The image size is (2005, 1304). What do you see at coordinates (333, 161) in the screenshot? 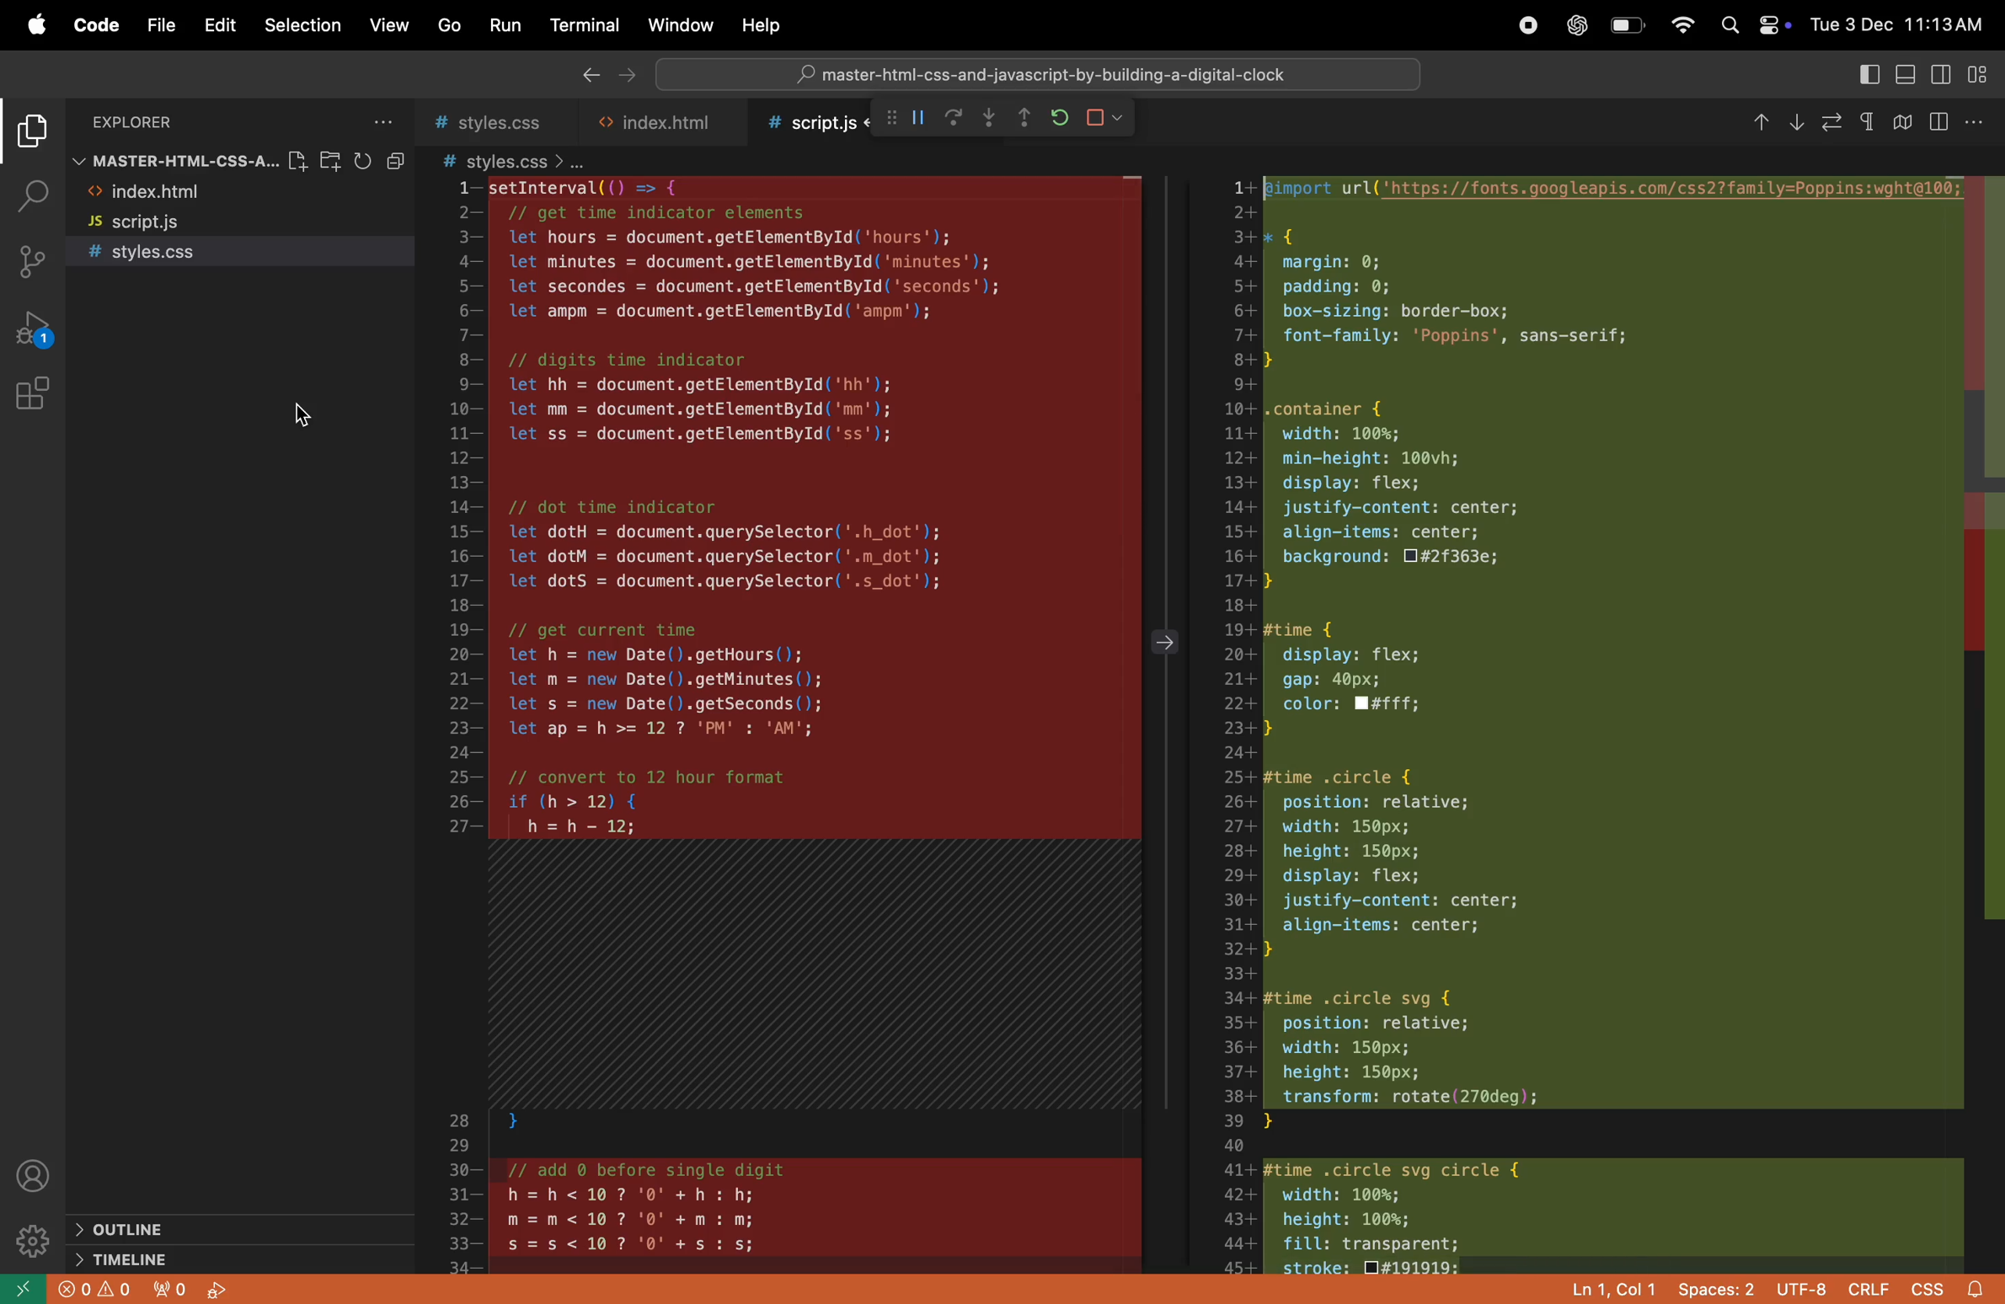
I see `new folder` at bounding box center [333, 161].